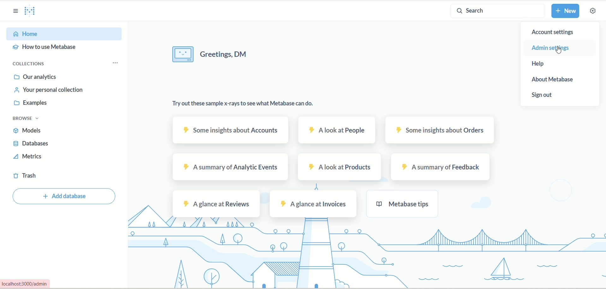 Image resolution: width=606 pixels, height=289 pixels. What do you see at coordinates (65, 33) in the screenshot?
I see `home` at bounding box center [65, 33].